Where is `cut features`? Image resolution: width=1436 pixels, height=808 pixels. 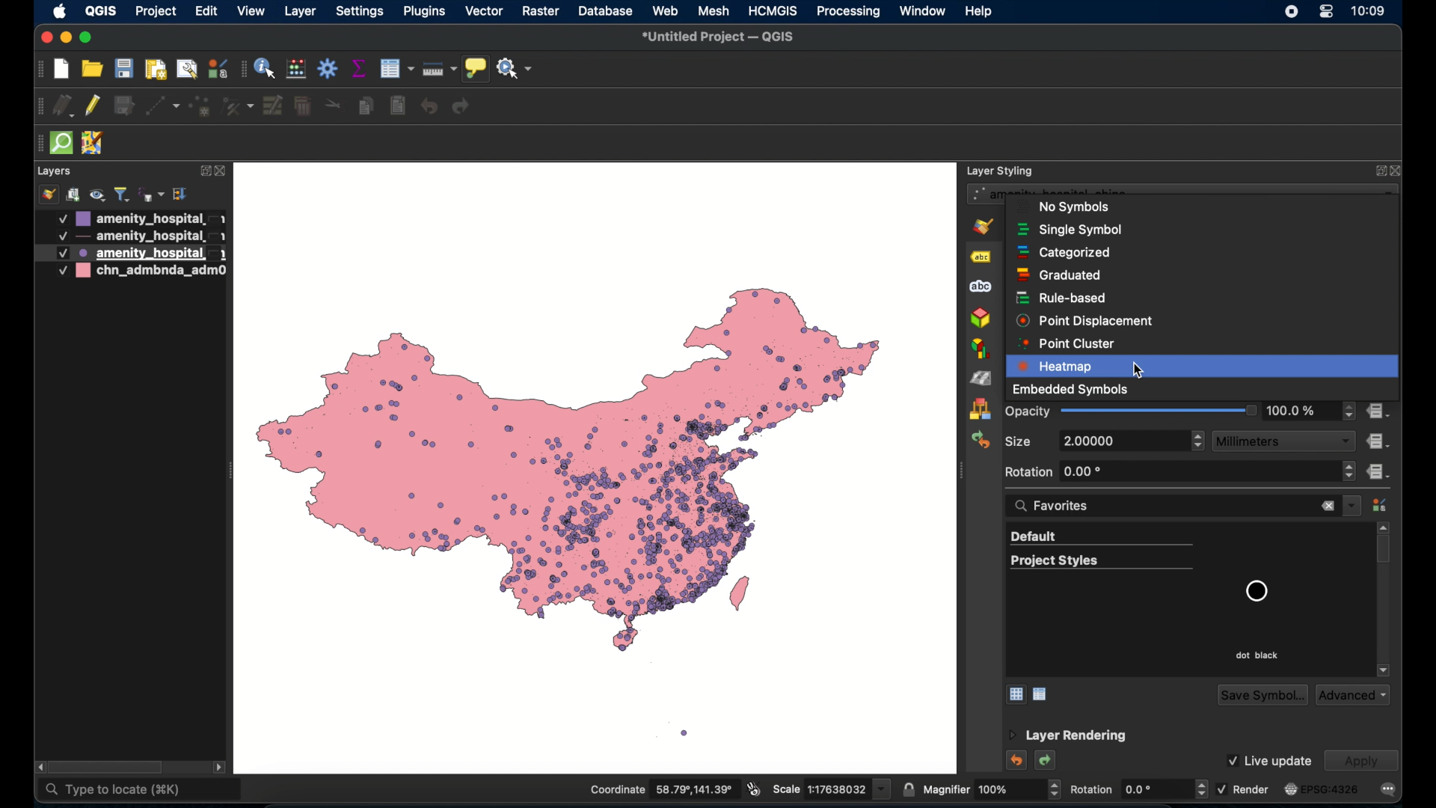
cut features is located at coordinates (334, 105).